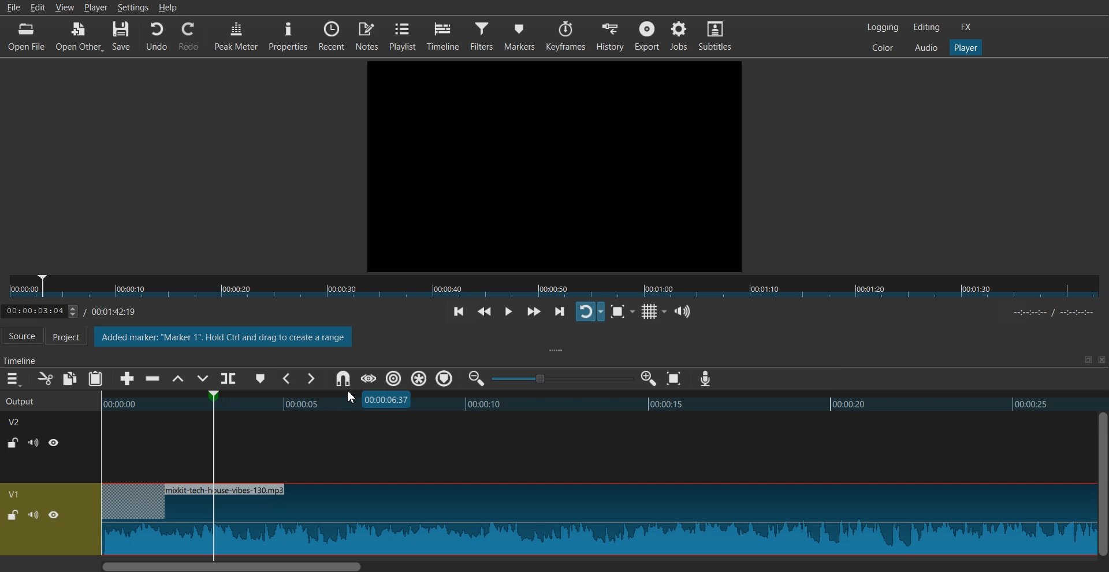 The width and height of the screenshot is (1109, 572). Describe the element at coordinates (883, 47) in the screenshot. I see `Colors` at that location.